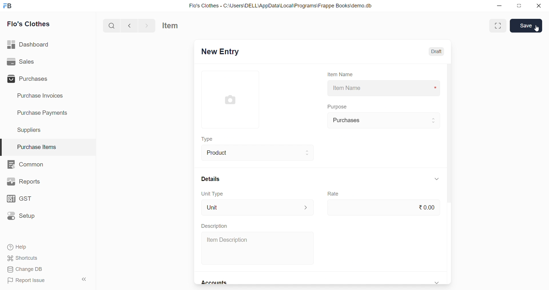  What do you see at coordinates (519, 6) in the screenshot?
I see `resize` at bounding box center [519, 6].